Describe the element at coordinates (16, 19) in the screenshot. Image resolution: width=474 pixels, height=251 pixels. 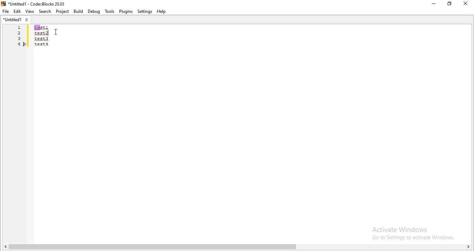
I see `untitled1` at that location.